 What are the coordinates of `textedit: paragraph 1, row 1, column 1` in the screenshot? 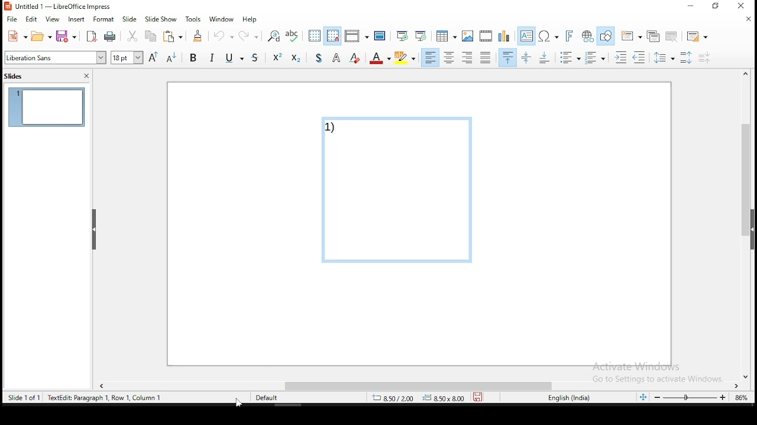 It's located at (107, 398).